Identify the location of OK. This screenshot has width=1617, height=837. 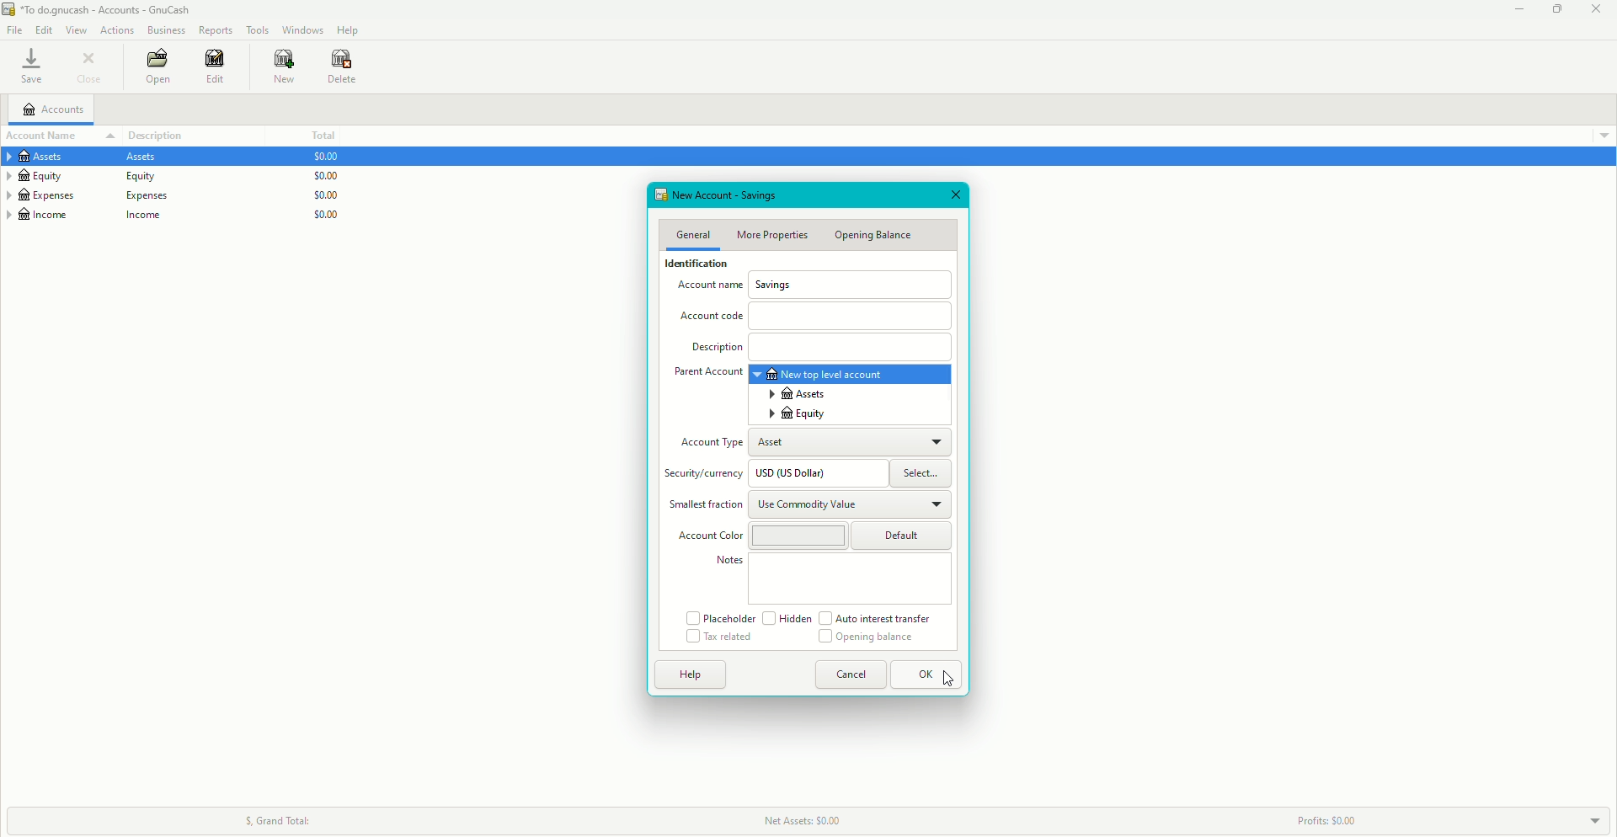
(928, 675).